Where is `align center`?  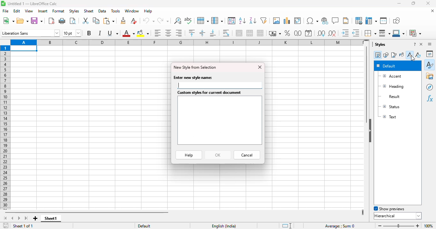 align center is located at coordinates (168, 33).